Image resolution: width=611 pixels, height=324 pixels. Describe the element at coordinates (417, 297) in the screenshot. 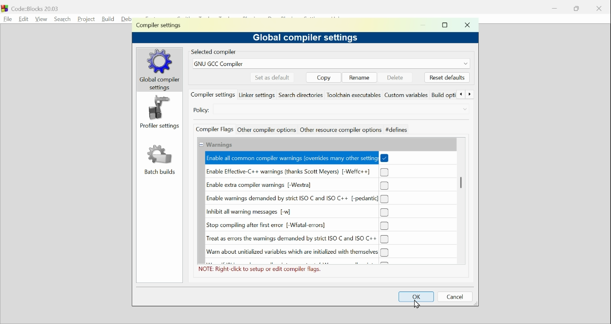

I see `OK` at that location.